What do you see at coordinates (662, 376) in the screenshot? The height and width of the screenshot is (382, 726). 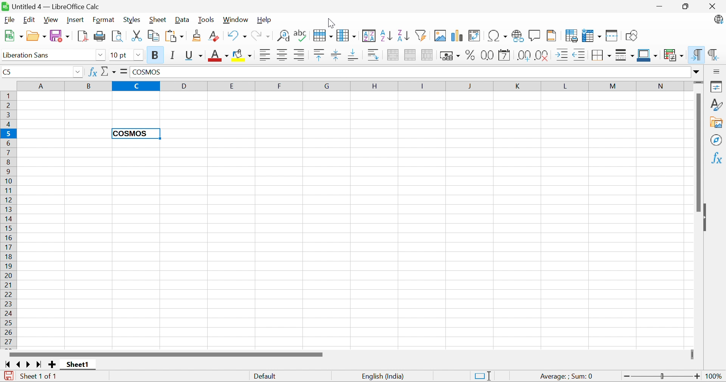 I see `Slider` at bounding box center [662, 376].